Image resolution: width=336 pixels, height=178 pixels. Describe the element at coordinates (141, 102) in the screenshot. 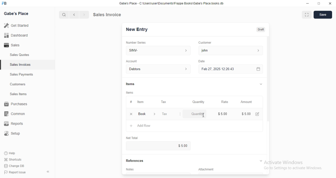

I see ` item` at that location.